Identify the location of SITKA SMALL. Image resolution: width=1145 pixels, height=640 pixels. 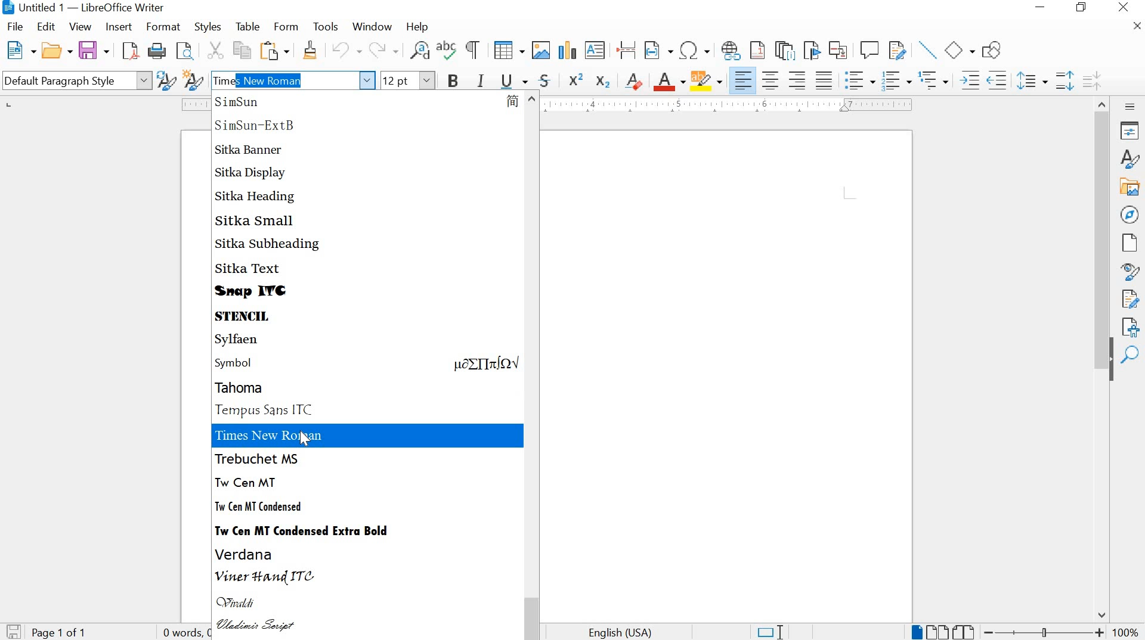
(256, 220).